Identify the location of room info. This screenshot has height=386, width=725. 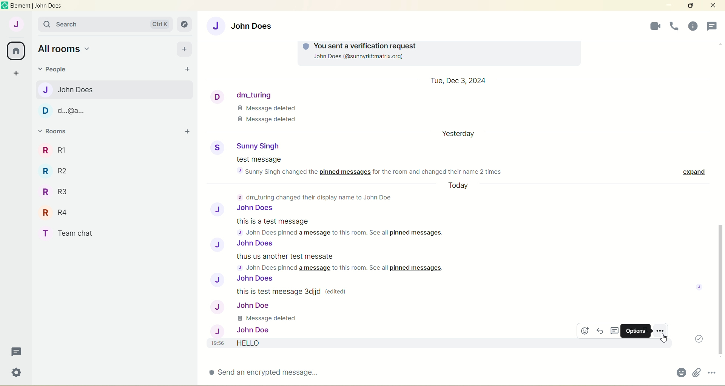
(674, 26).